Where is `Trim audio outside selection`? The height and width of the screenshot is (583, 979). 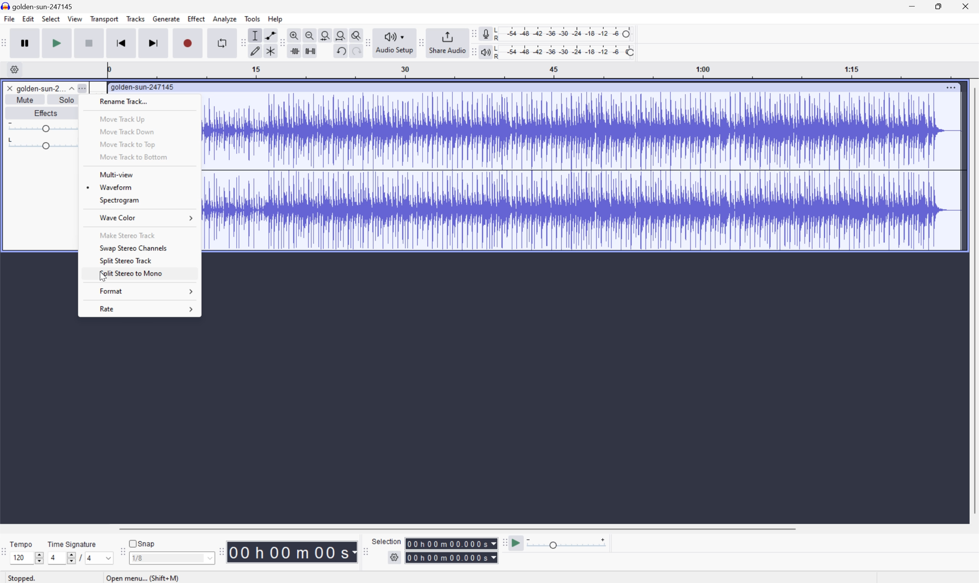 Trim audio outside selection is located at coordinates (294, 51).